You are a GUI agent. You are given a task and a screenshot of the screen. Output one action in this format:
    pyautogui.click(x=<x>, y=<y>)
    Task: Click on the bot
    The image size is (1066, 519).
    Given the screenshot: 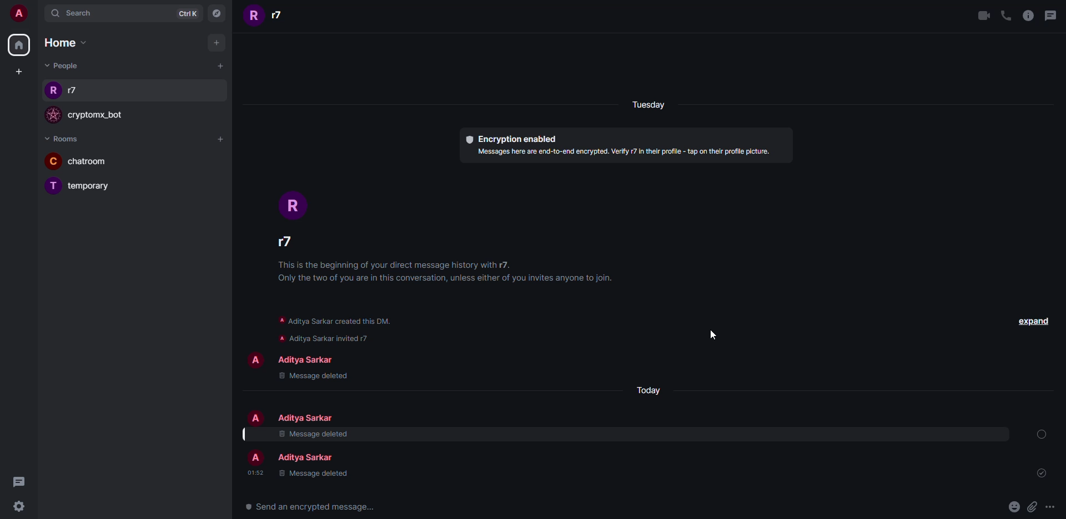 What is the action you would take?
    pyautogui.click(x=98, y=116)
    